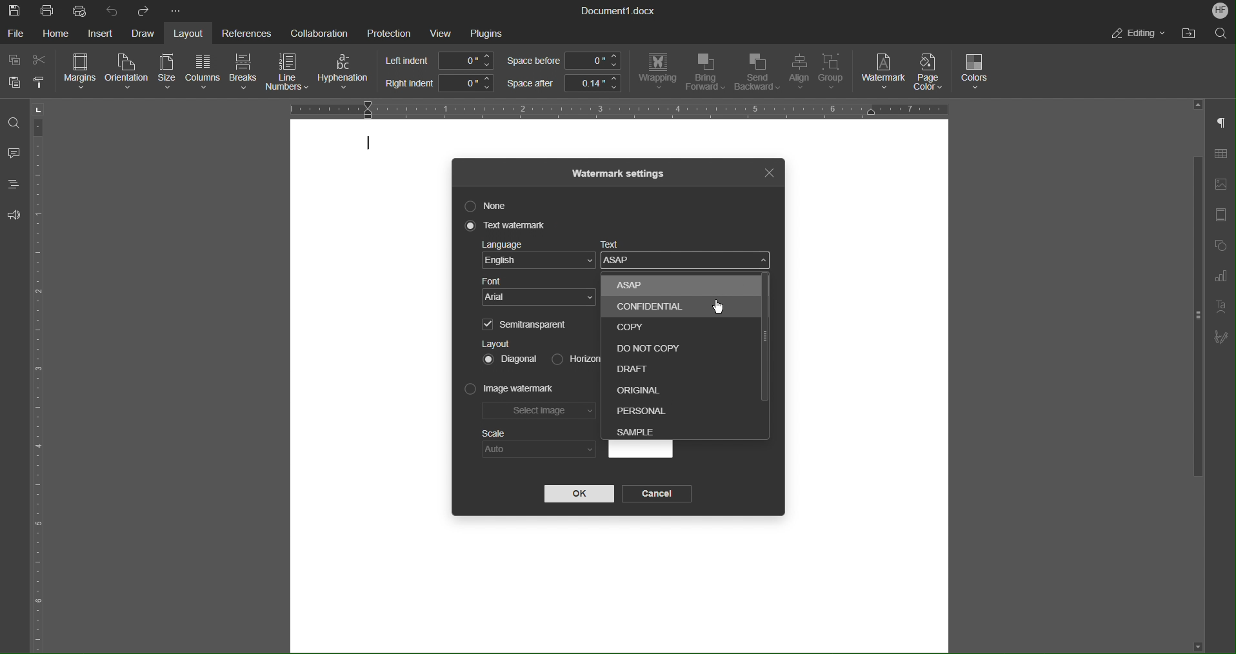  What do you see at coordinates (1221, 32) in the screenshot?
I see `Search` at bounding box center [1221, 32].